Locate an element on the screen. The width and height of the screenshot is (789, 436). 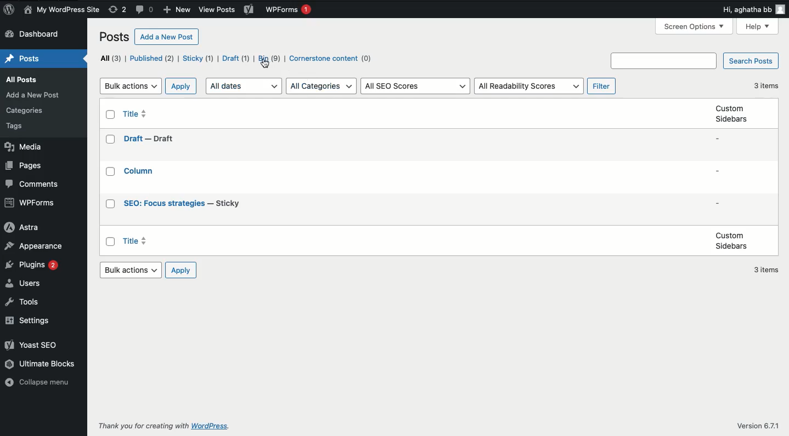
All SEO scores is located at coordinates (416, 85).